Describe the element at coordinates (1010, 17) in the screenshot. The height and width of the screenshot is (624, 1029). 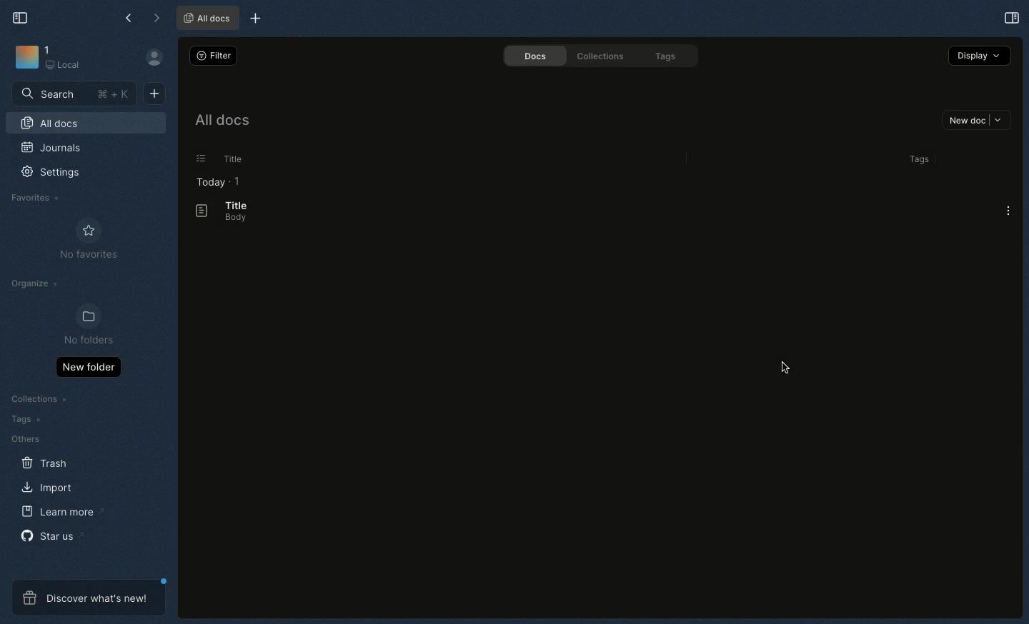
I see `Open right panel` at that location.